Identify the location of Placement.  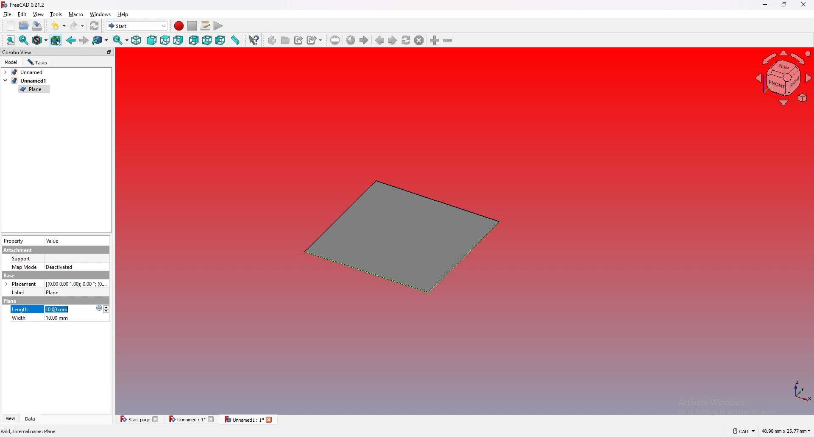
(20, 284).